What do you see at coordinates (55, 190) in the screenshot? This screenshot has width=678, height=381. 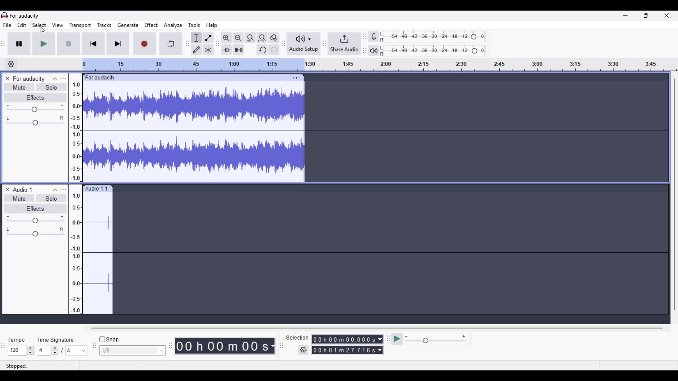 I see `collapse` at bounding box center [55, 190].